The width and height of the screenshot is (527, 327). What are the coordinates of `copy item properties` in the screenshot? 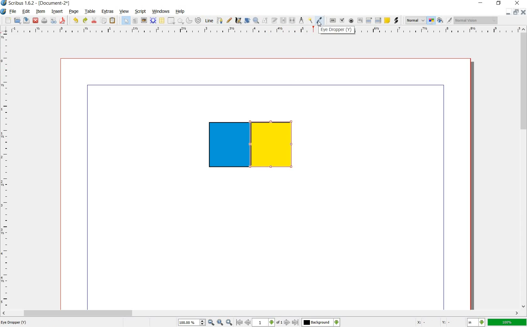 It's located at (310, 21).